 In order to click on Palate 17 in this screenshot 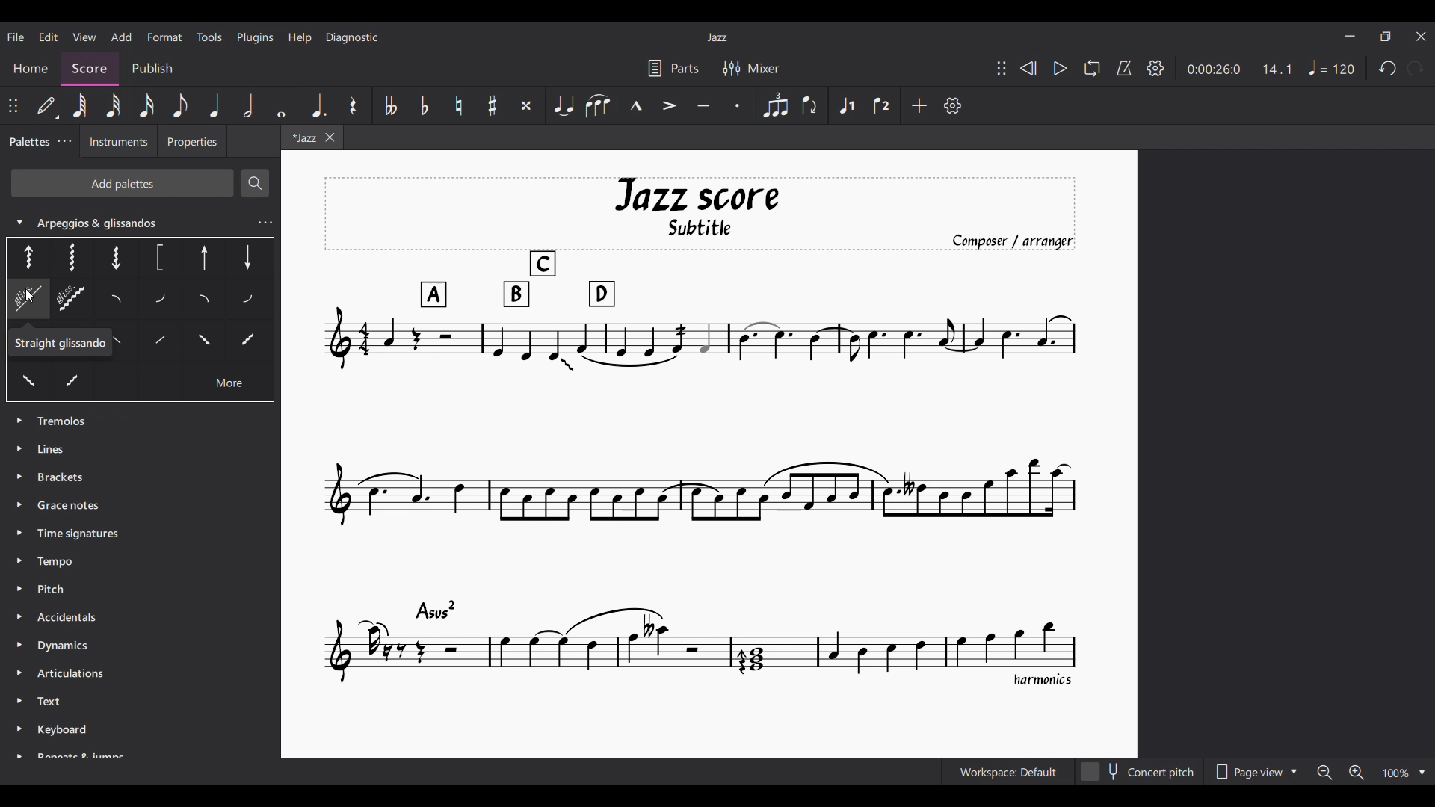, I will do `click(248, 344)`.